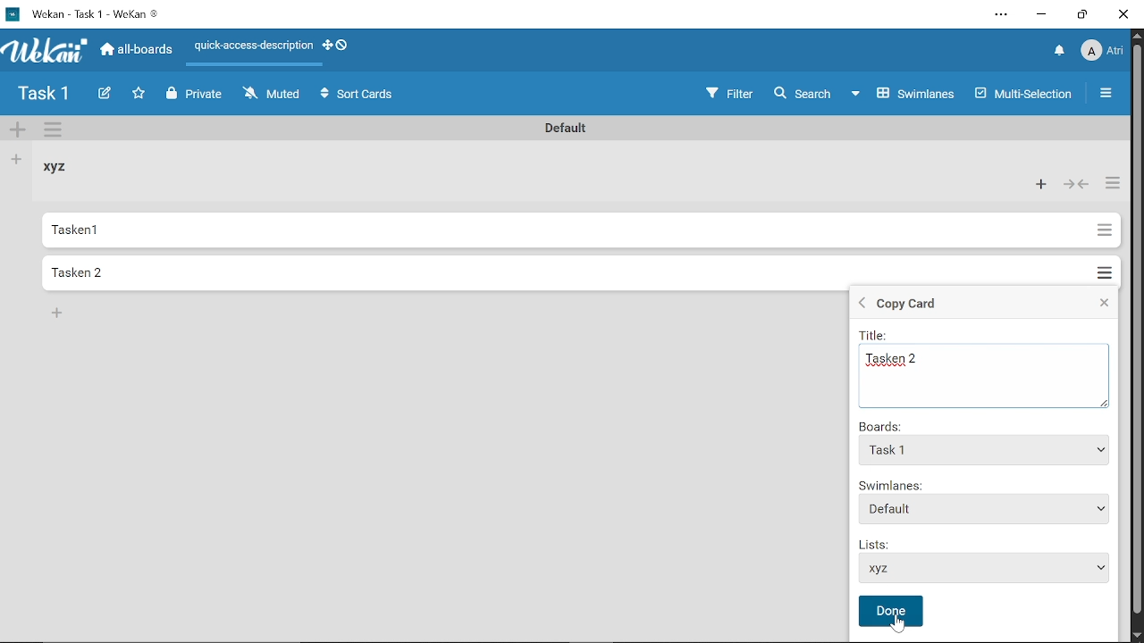  What do you see at coordinates (1080, 15) in the screenshot?
I see `Restore down` at bounding box center [1080, 15].